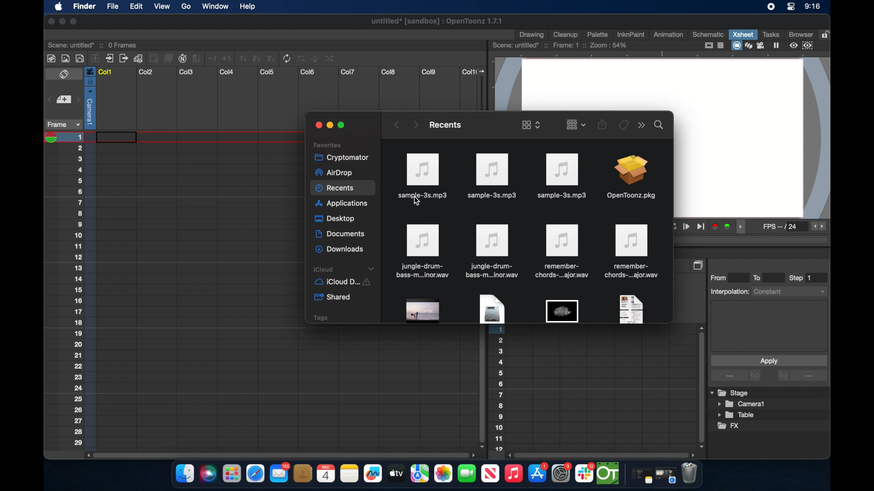 Image resolution: width=874 pixels, height=491 pixels. I want to click on freeform, so click(373, 474).